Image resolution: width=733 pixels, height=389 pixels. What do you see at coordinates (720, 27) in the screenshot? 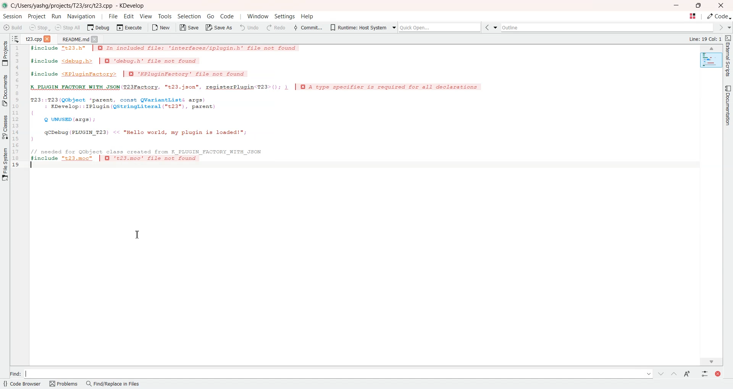
I see `Go forward` at bounding box center [720, 27].